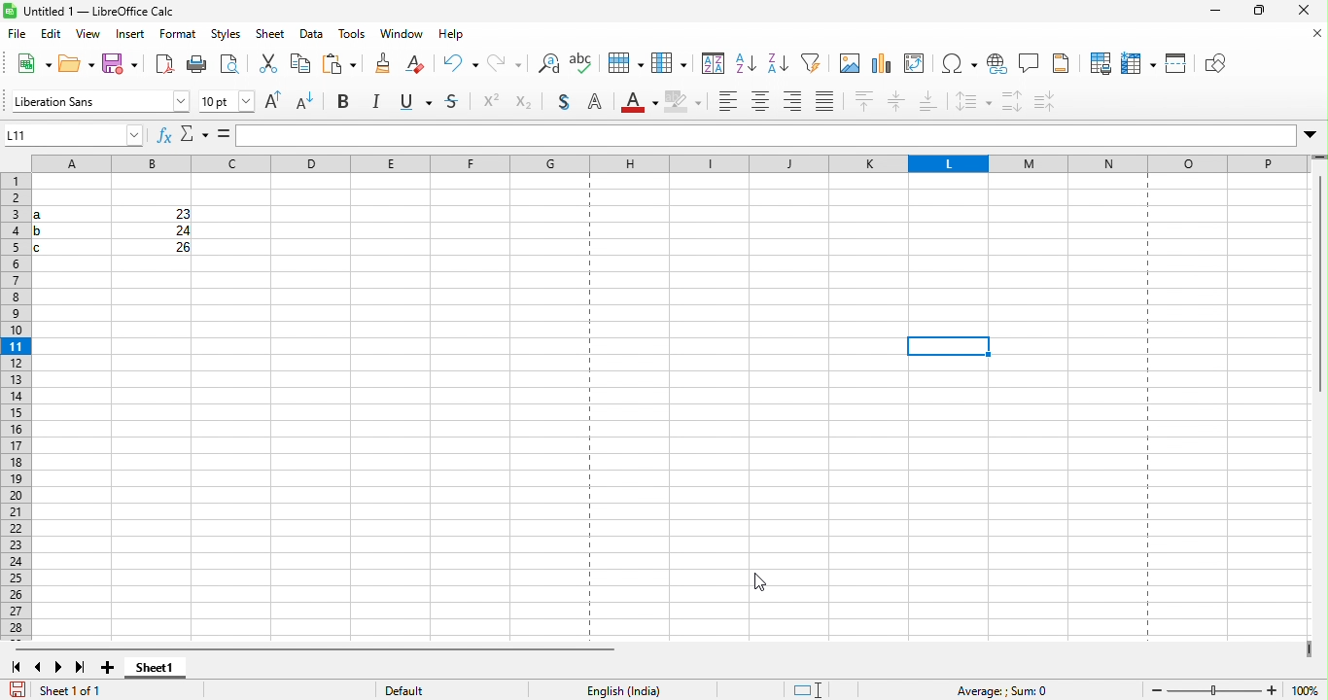 This screenshot has height=700, width=1328. What do you see at coordinates (766, 585) in the screenshot?
I see `cursor` at bounding box center [766, 585].